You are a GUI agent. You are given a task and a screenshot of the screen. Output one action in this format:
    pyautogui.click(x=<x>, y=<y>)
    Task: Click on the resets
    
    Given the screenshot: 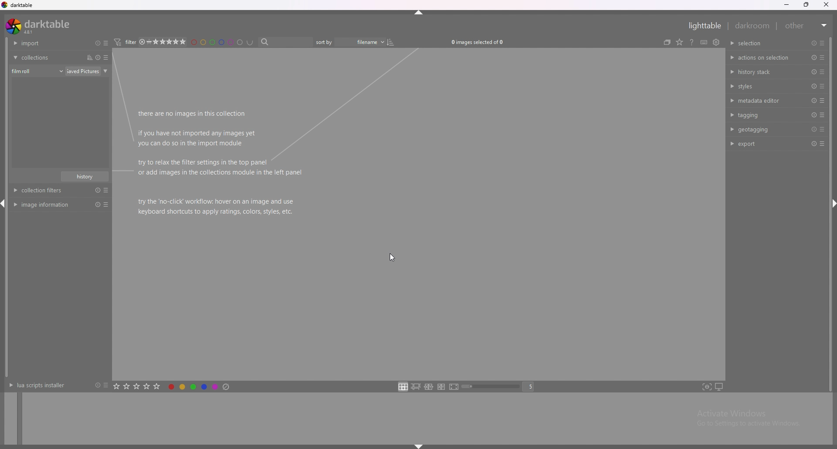 What is the action you would take?
    pyautogui.click(x=96, y=43)
    